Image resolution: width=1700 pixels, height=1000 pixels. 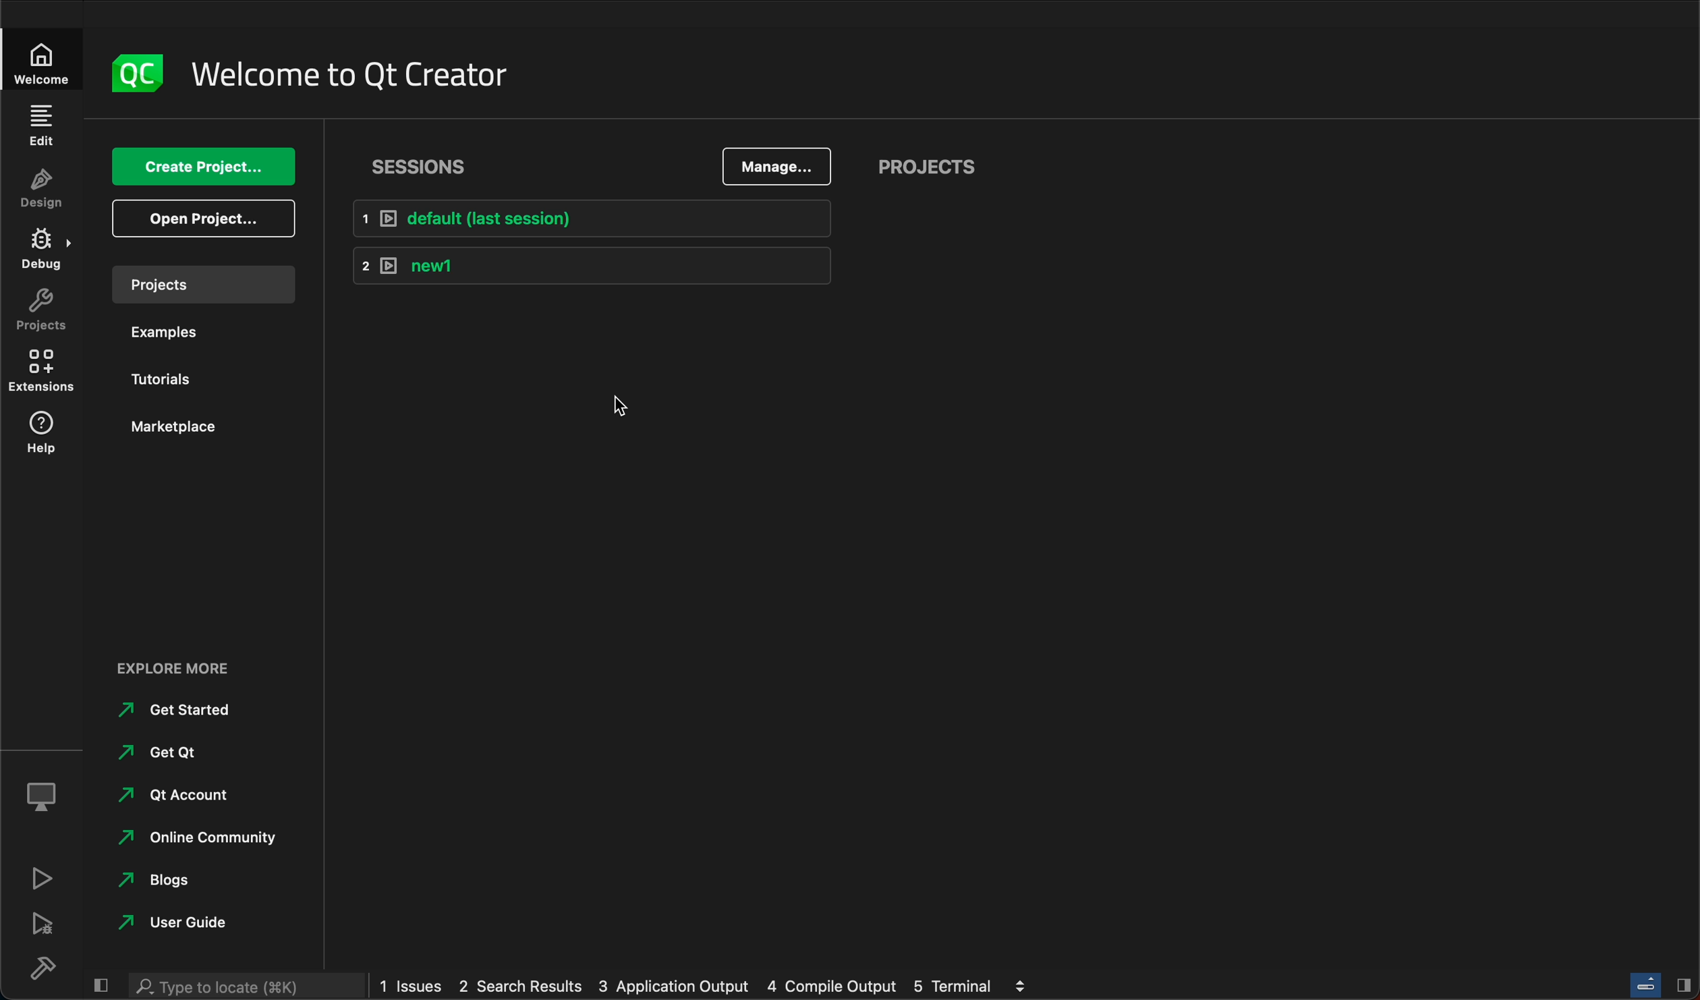 What do you see at coordinates (161, 877) in the screenshot?
I see `blogs` at bounding box center [161, 877].